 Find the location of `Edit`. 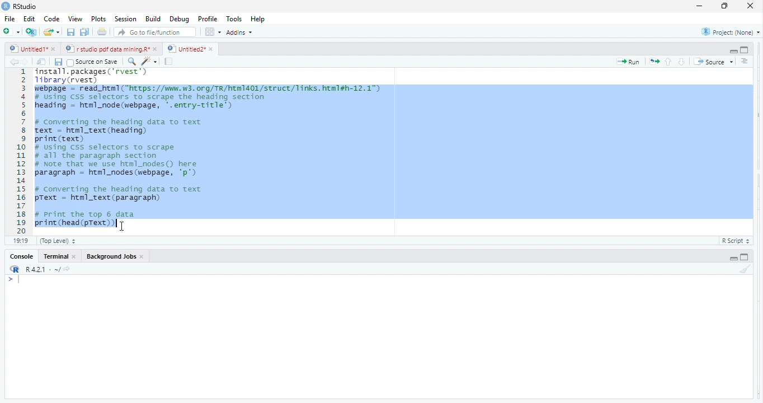

Edit is located at coordinates (30, 18).